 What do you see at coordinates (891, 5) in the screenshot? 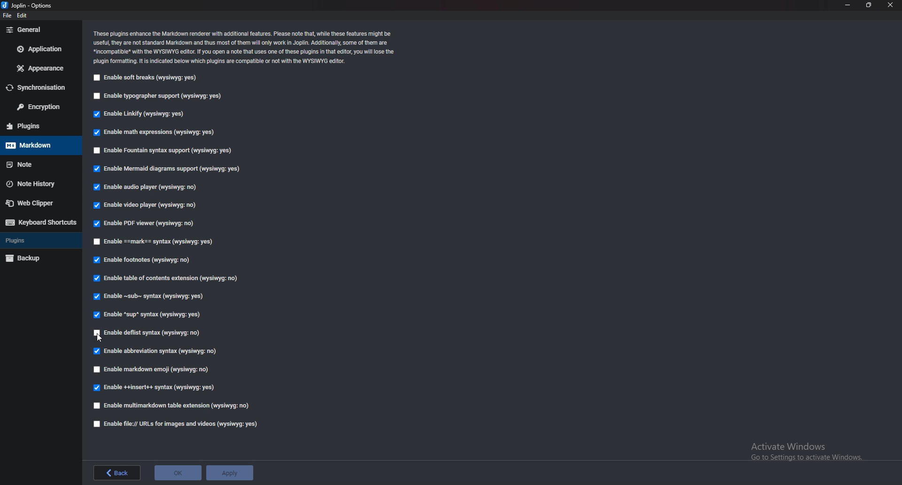
I see `close` at bounding box center [891, 5].